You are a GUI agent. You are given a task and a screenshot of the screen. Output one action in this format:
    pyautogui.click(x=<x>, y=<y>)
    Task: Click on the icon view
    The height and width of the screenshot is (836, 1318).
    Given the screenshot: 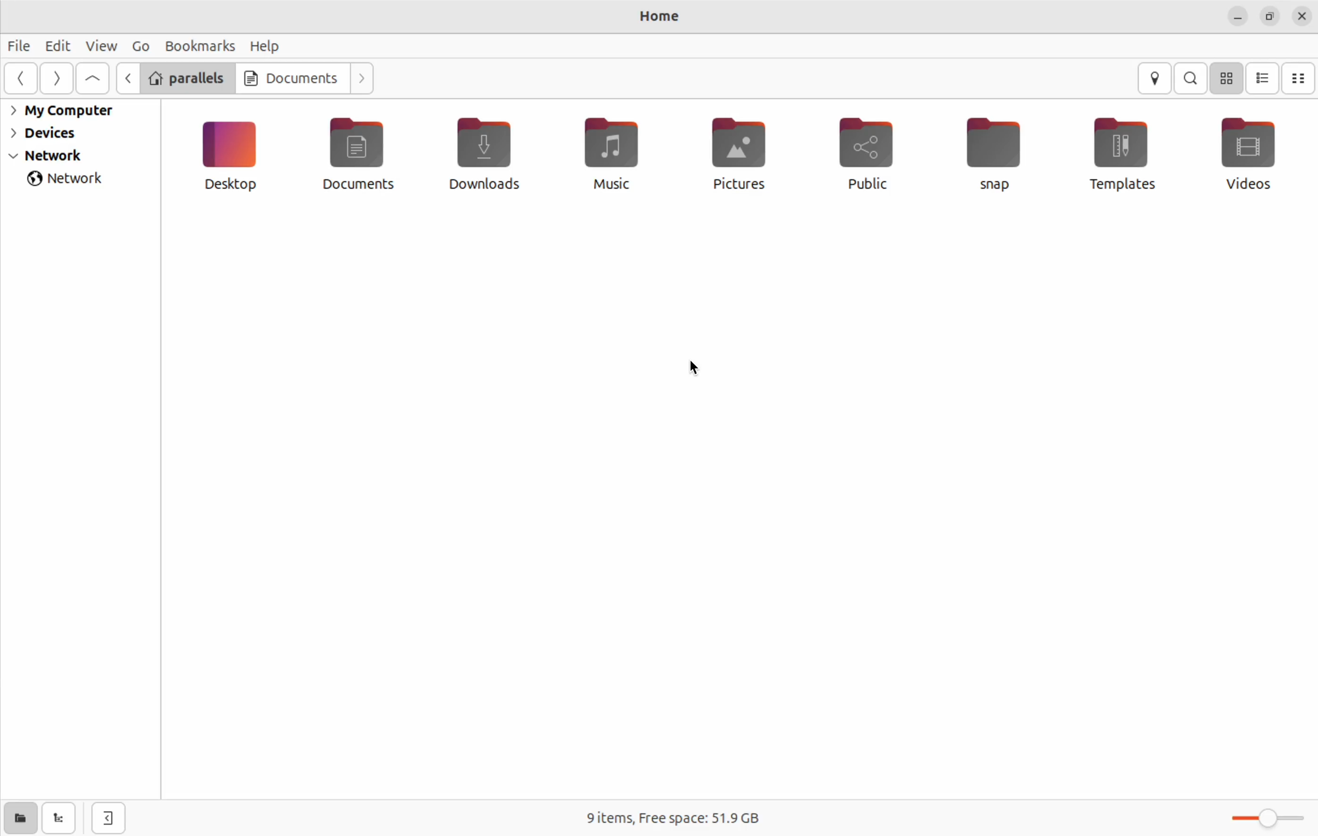 What is the action you would take?
    pyautogui.click(x=1228, y=78)
    